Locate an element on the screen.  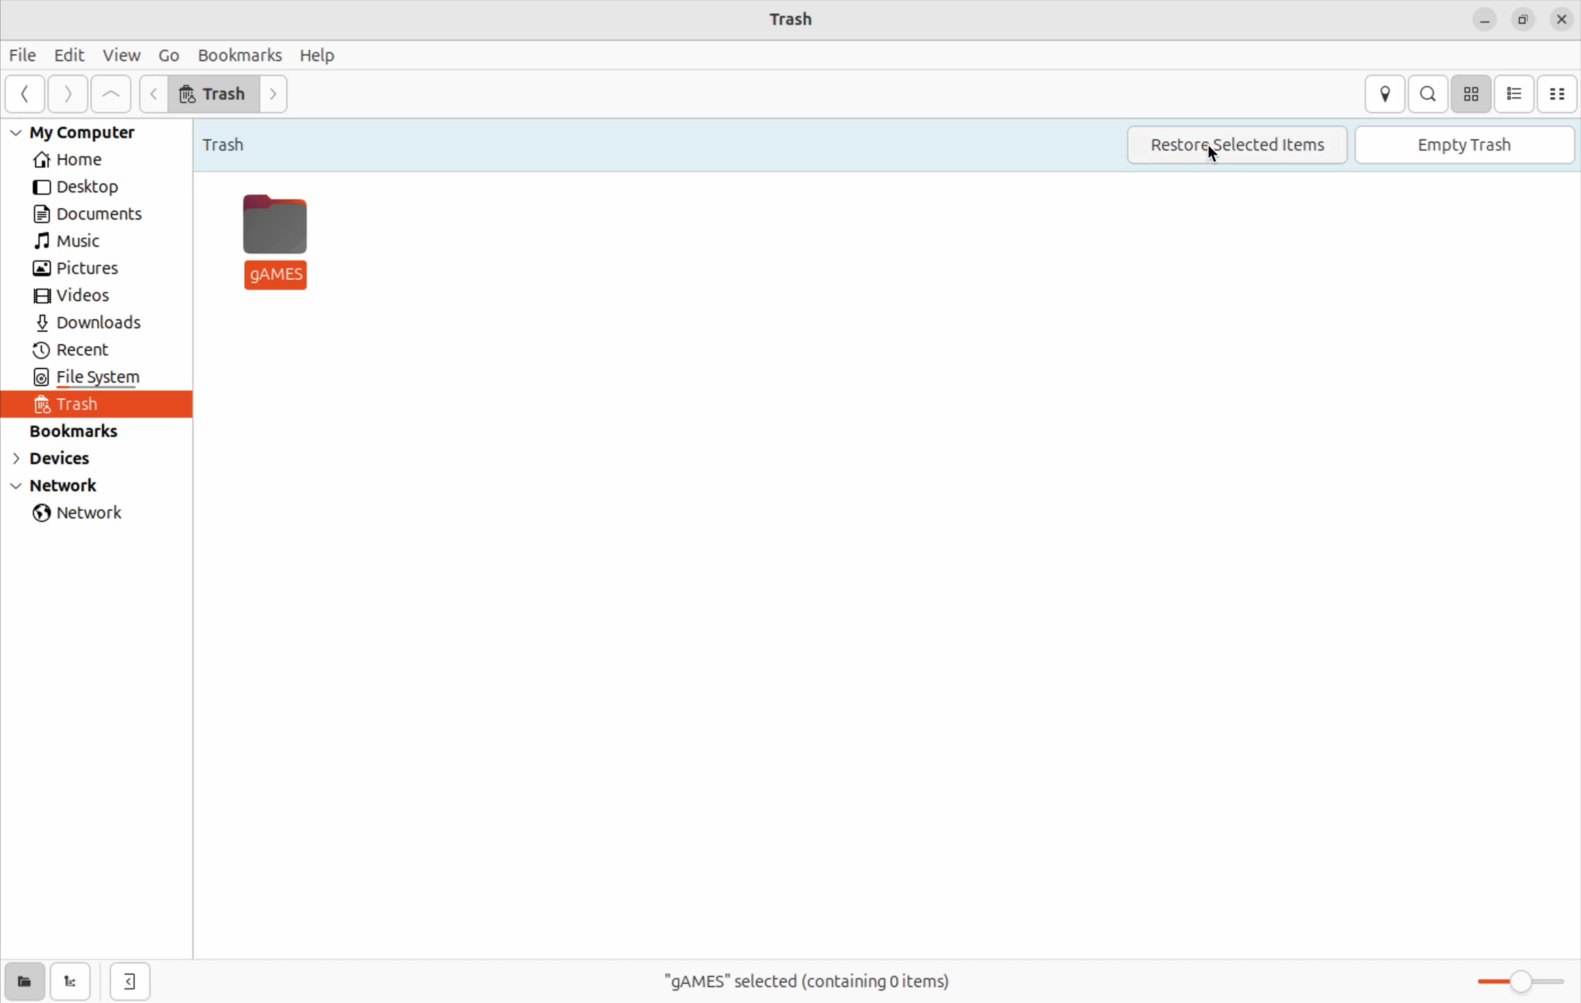
location is located at coordinates (1384, 94).